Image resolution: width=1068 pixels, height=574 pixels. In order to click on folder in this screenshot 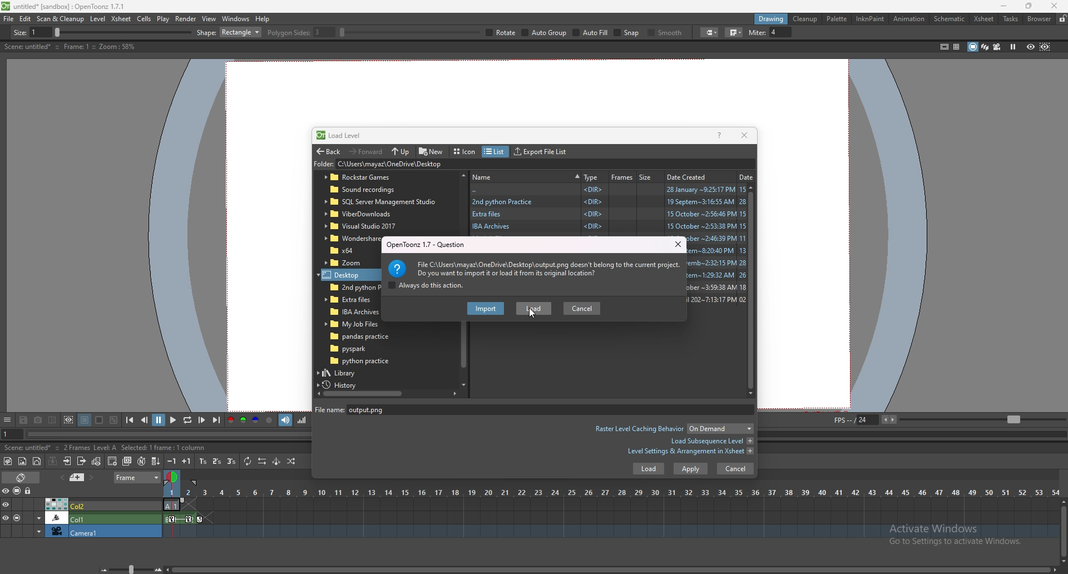, I will do `click(362, 361)`.